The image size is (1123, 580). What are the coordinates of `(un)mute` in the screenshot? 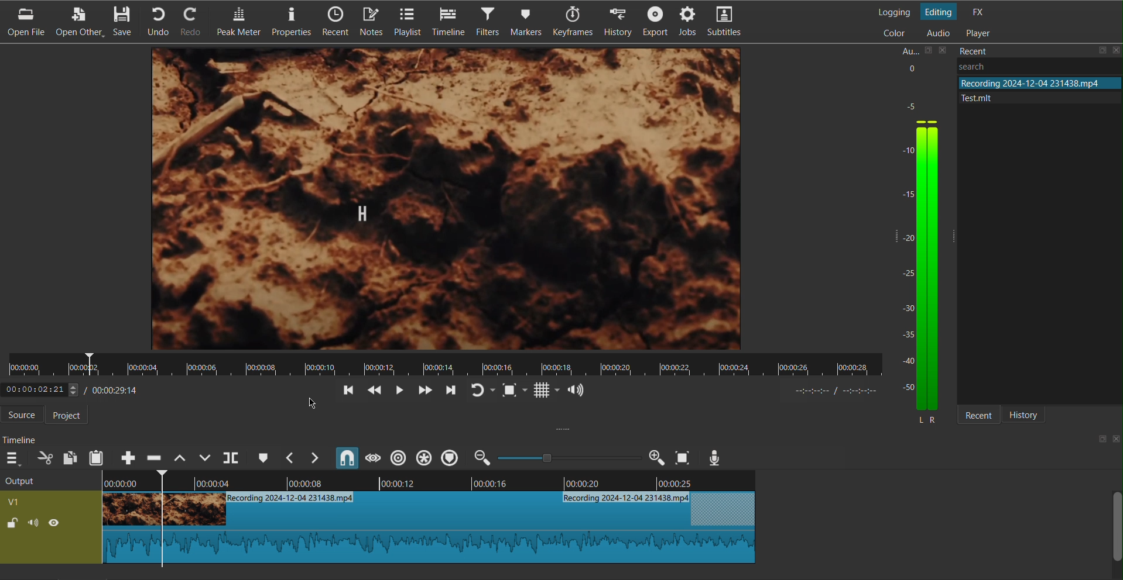 It's located at (35, 522).